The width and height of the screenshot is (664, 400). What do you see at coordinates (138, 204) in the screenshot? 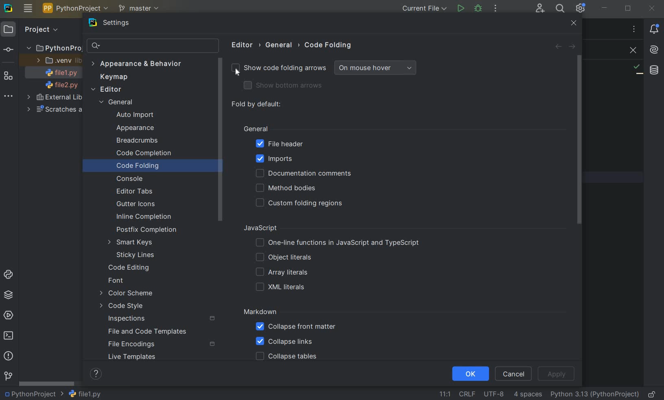
I see `GUTTER ICONS` at bounding box center [138, 204].